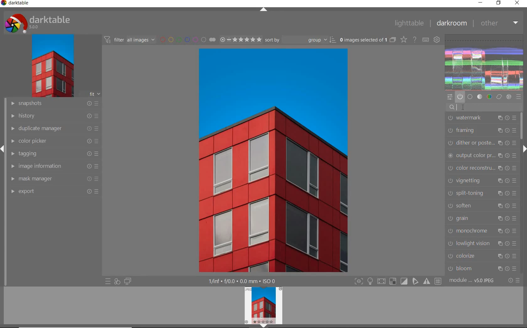 The image size is (527, 328). What do you see at coordinates (482, 181) in the screenshot?
I see `vignetting` at bounding box center [482, 181].